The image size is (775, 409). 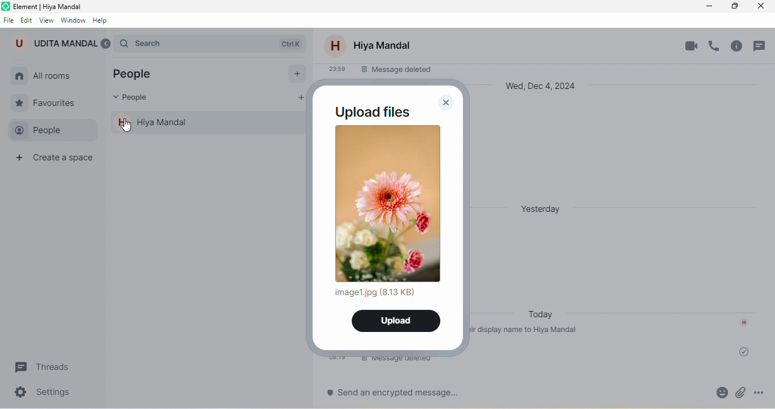 I want to click on more option, so click(x=764, y=393).